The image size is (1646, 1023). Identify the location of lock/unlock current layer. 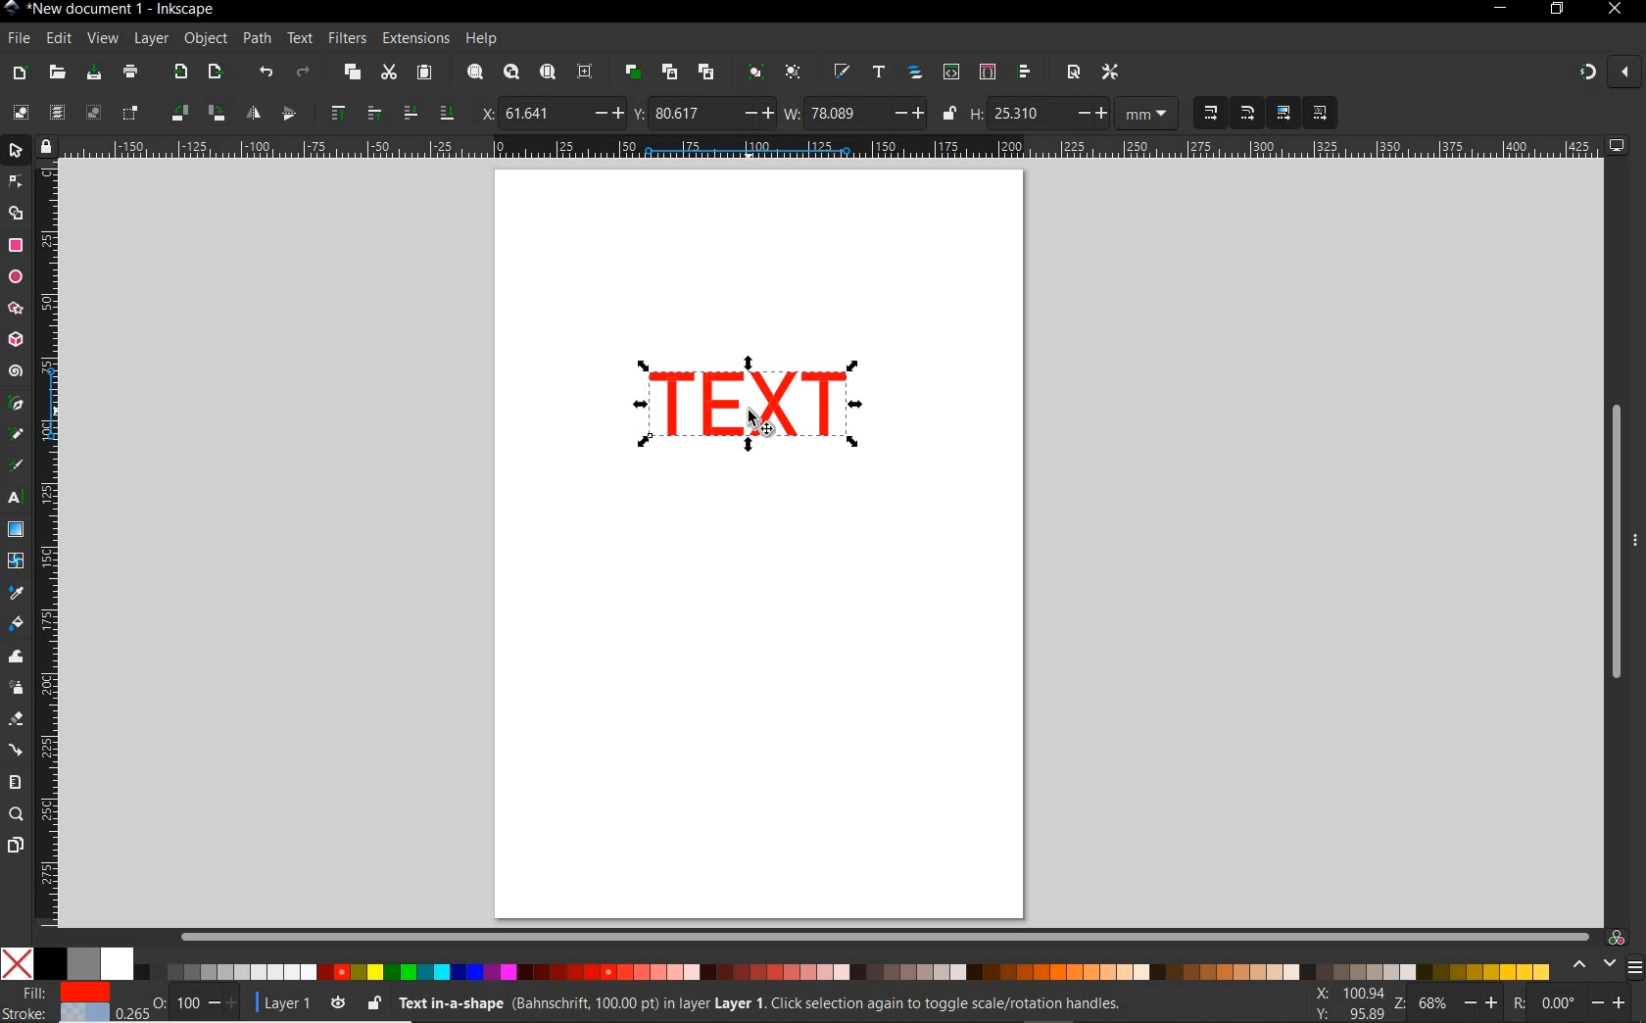
(373, 1001).